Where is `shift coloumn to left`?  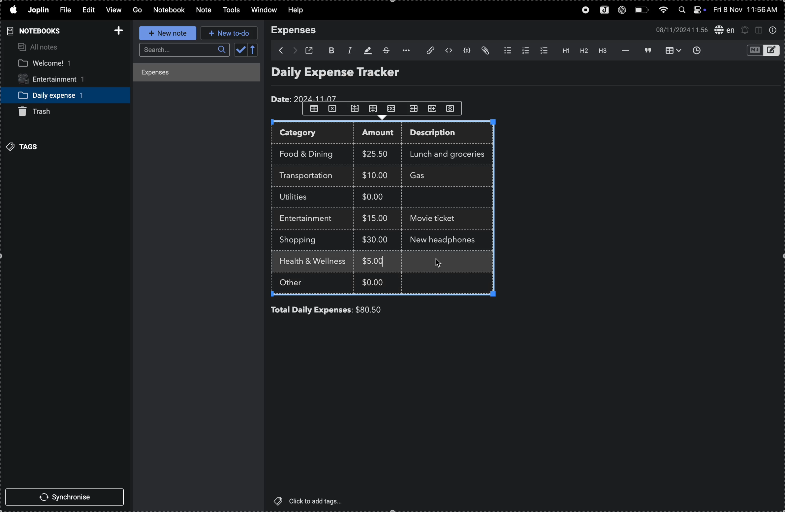
shift coloumn to left is located at coordinates (433, 108).